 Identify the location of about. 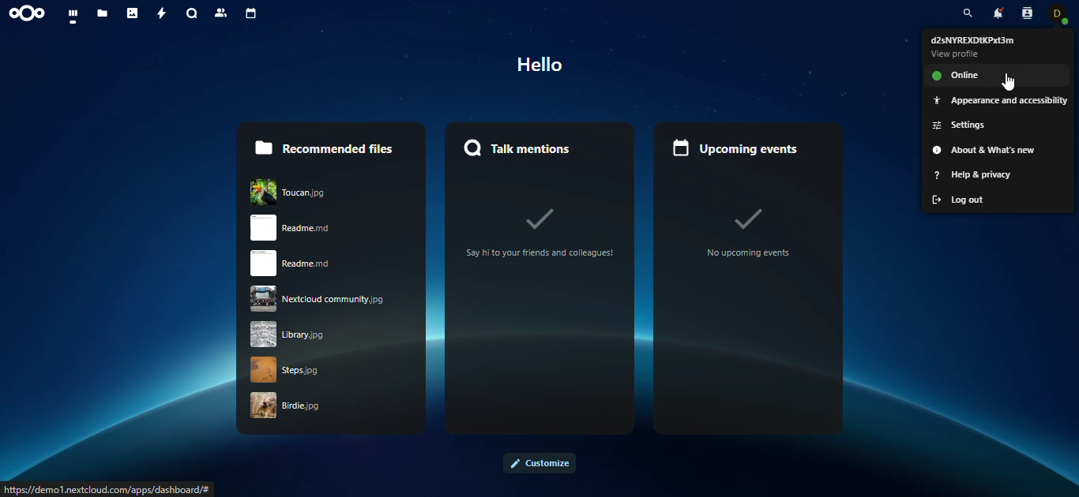
(985, 150).